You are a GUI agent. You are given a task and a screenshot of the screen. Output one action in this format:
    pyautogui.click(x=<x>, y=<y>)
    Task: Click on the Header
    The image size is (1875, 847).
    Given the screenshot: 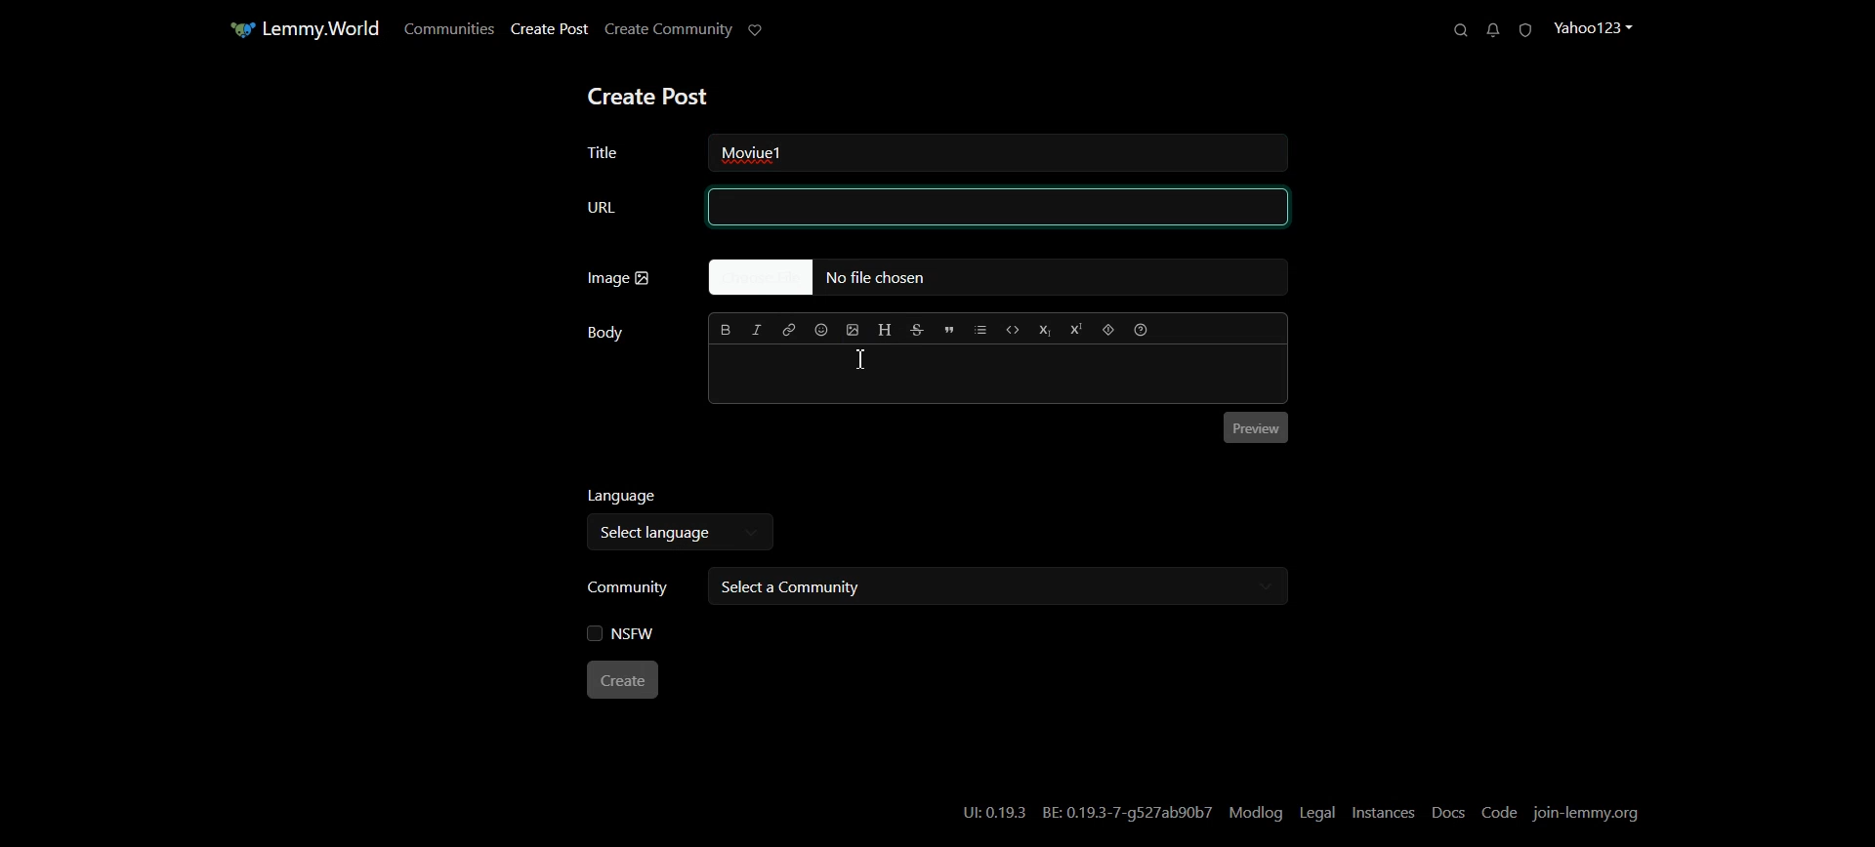 What is the action you would take?
    pyautogui.click(x=885, y=330)
    